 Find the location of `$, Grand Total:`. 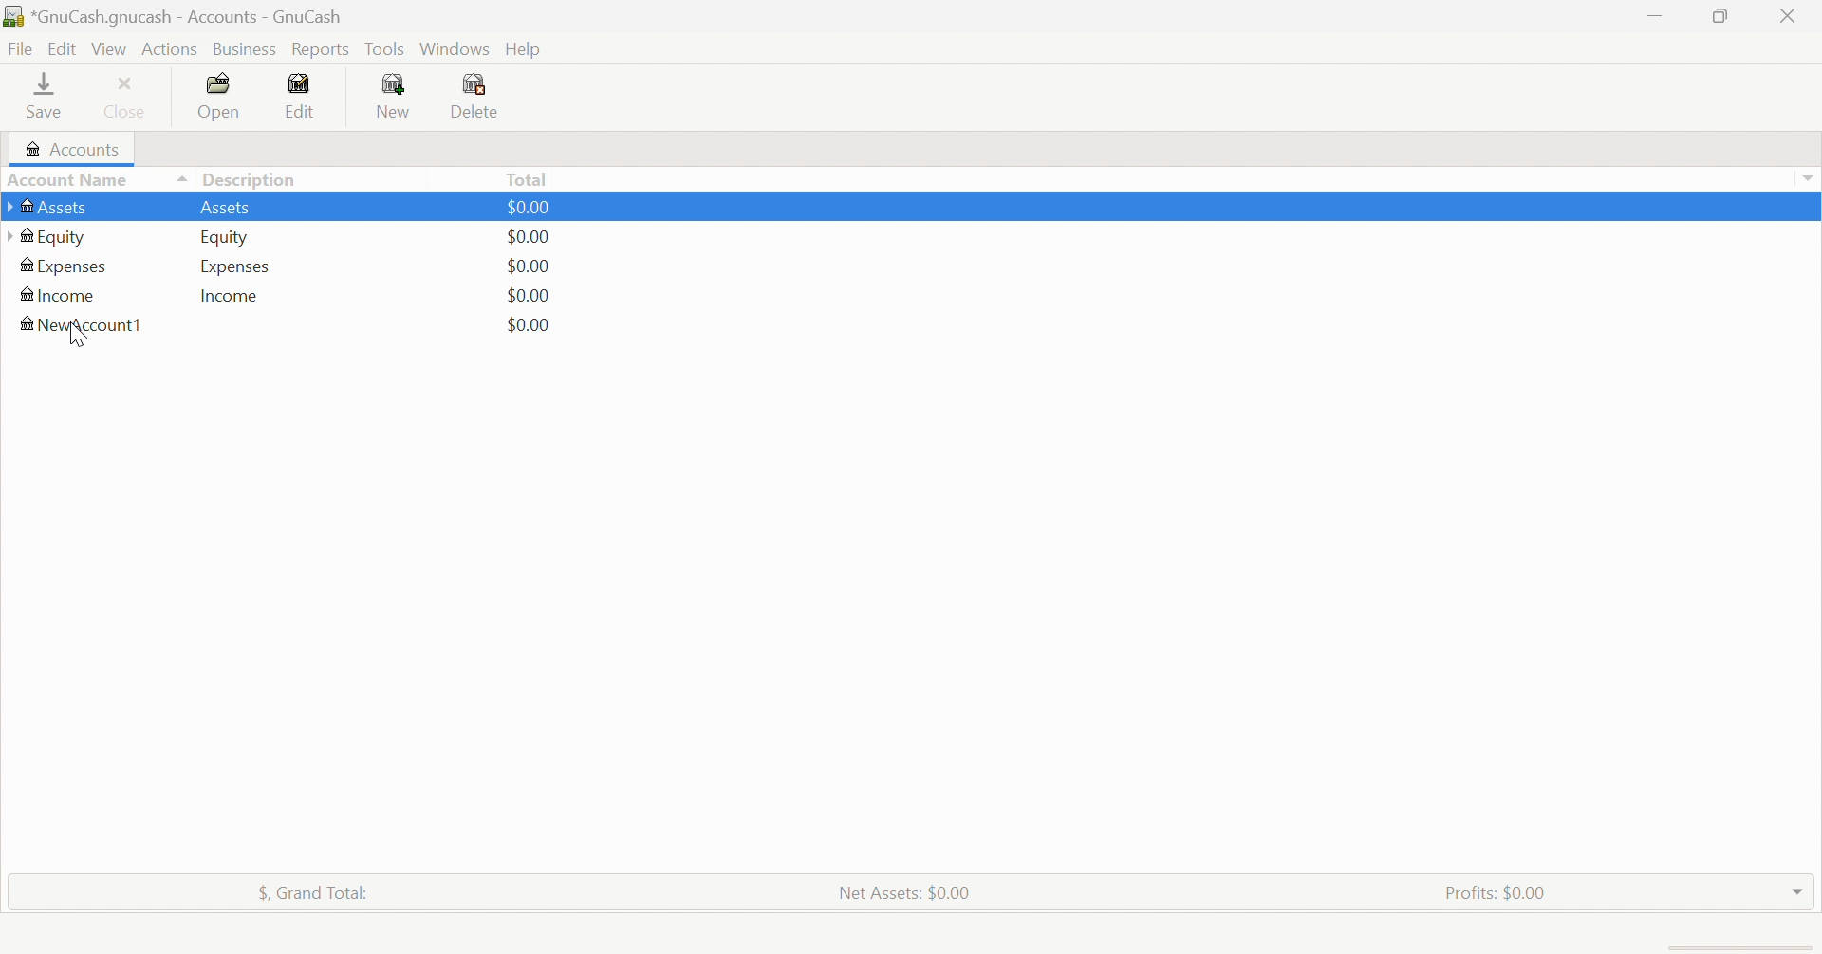

$, Grand Total: is located at coordinates (318, 892).